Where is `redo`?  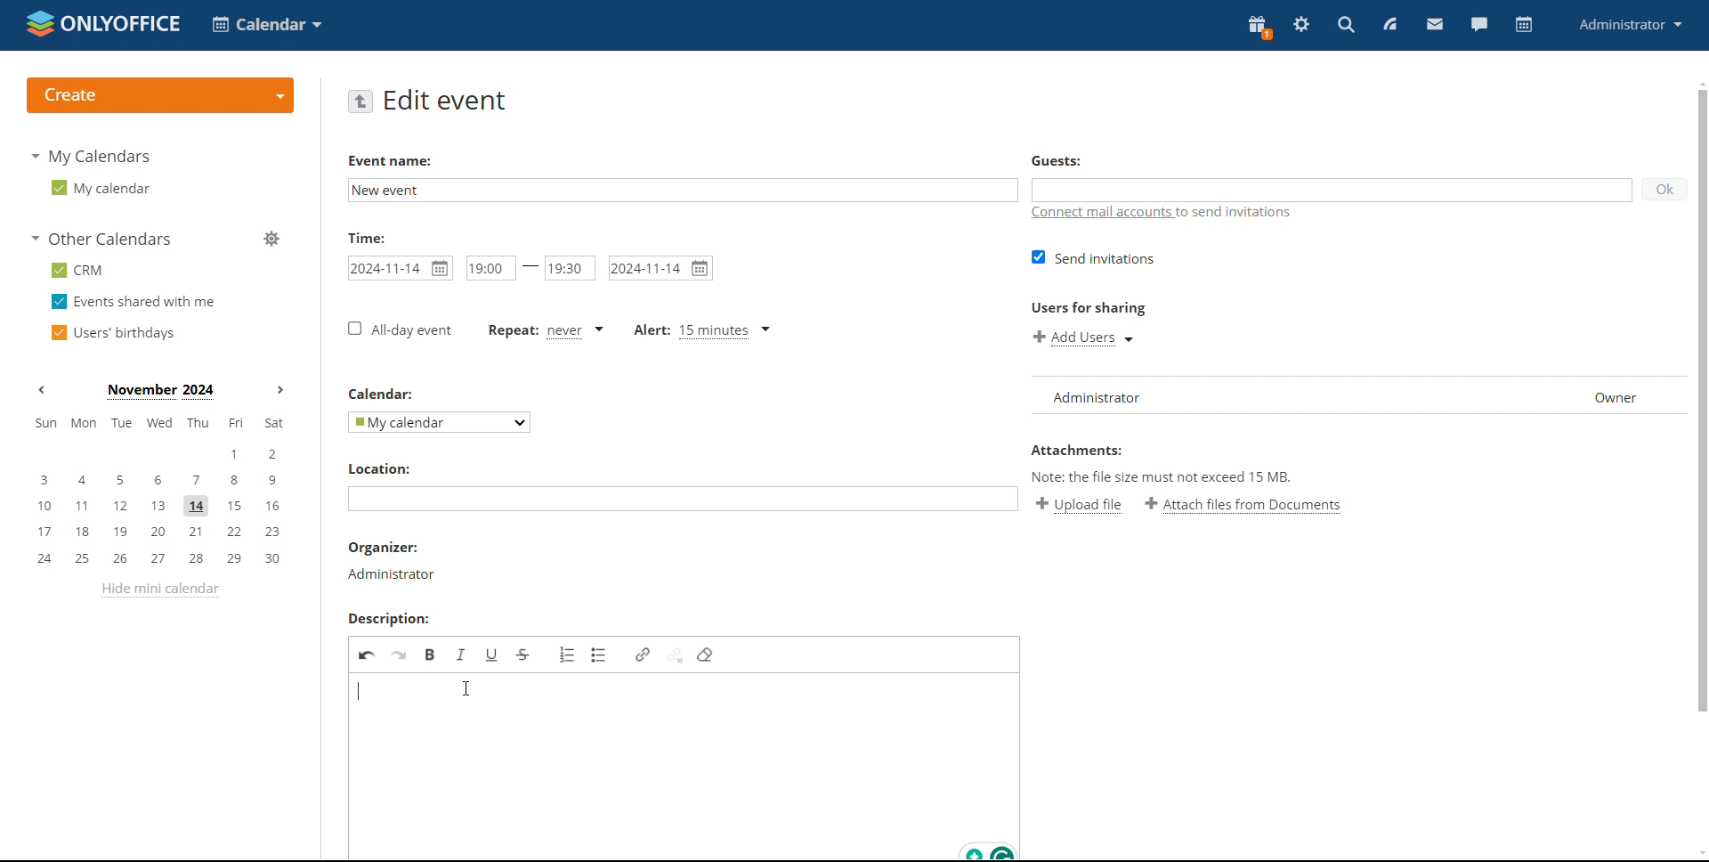
redo is located at coordinates (398, 653).